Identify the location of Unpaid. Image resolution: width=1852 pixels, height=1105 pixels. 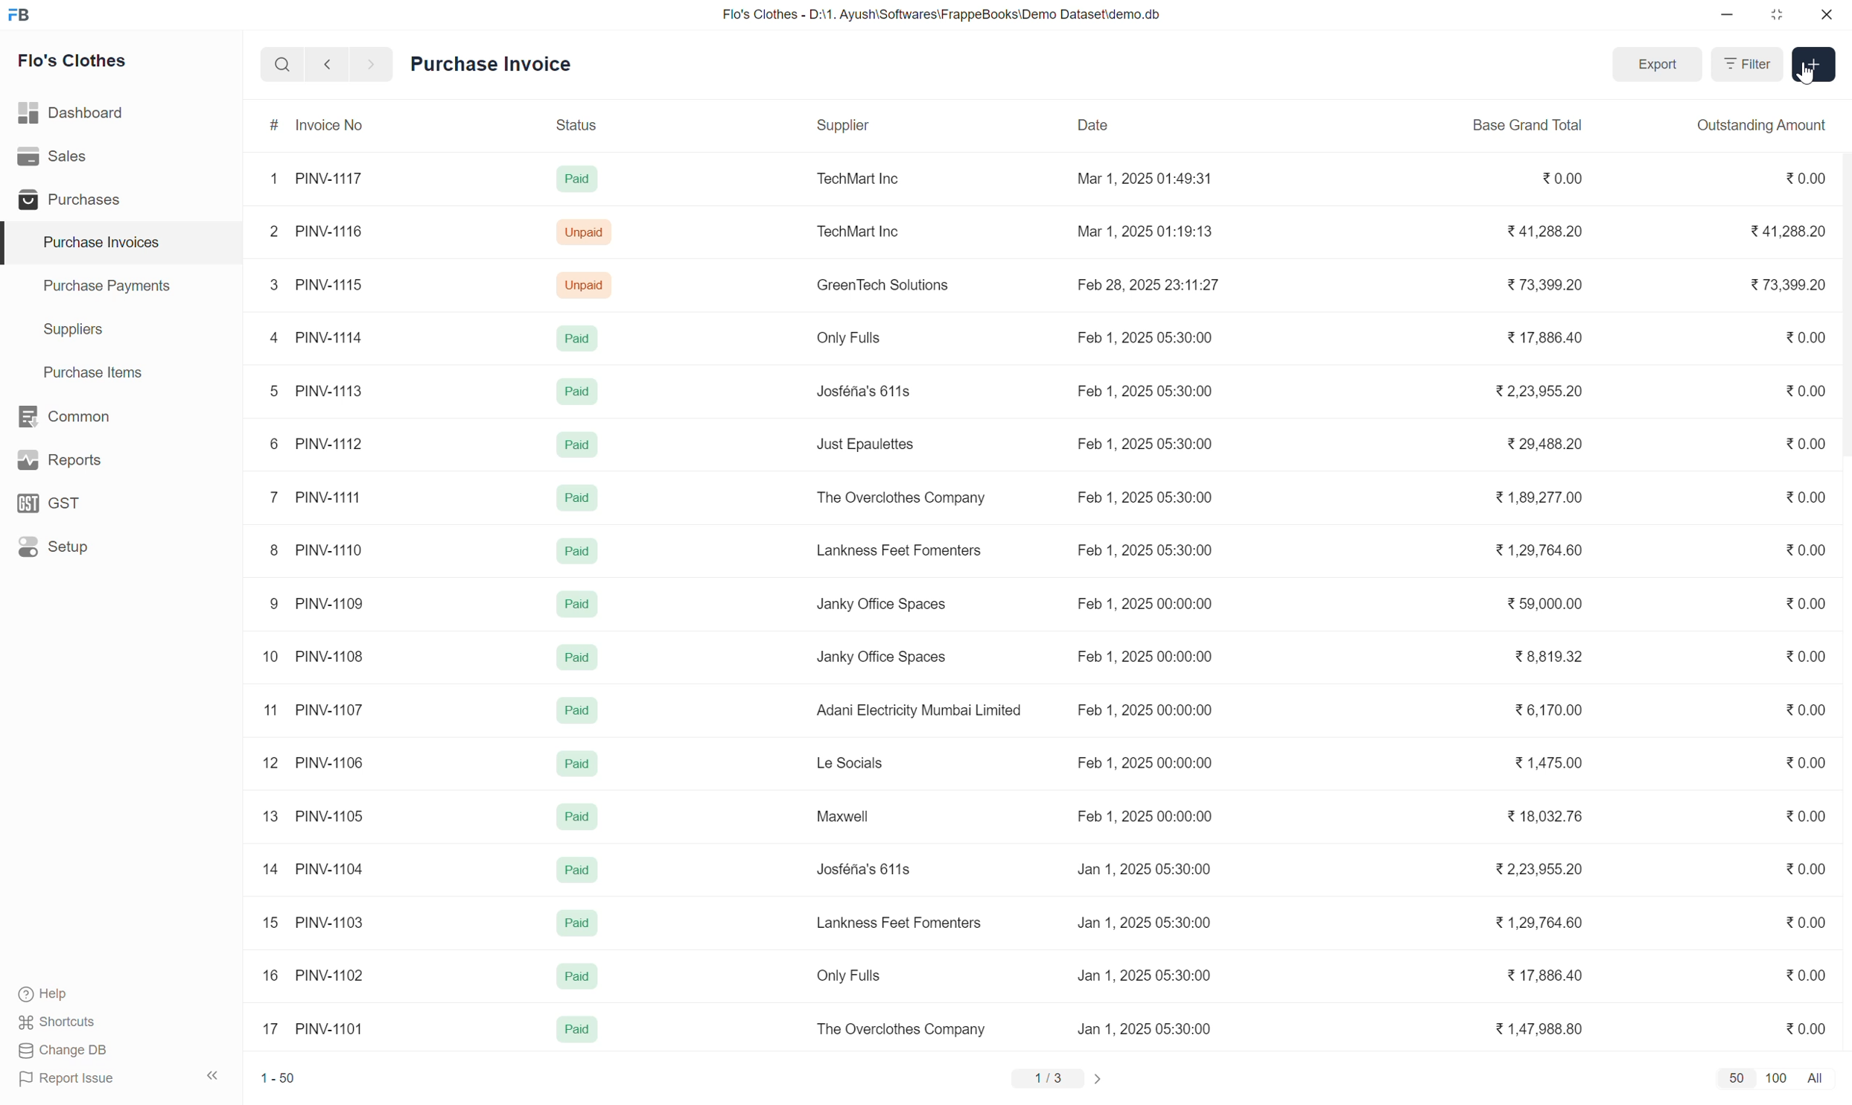
(585, 286).